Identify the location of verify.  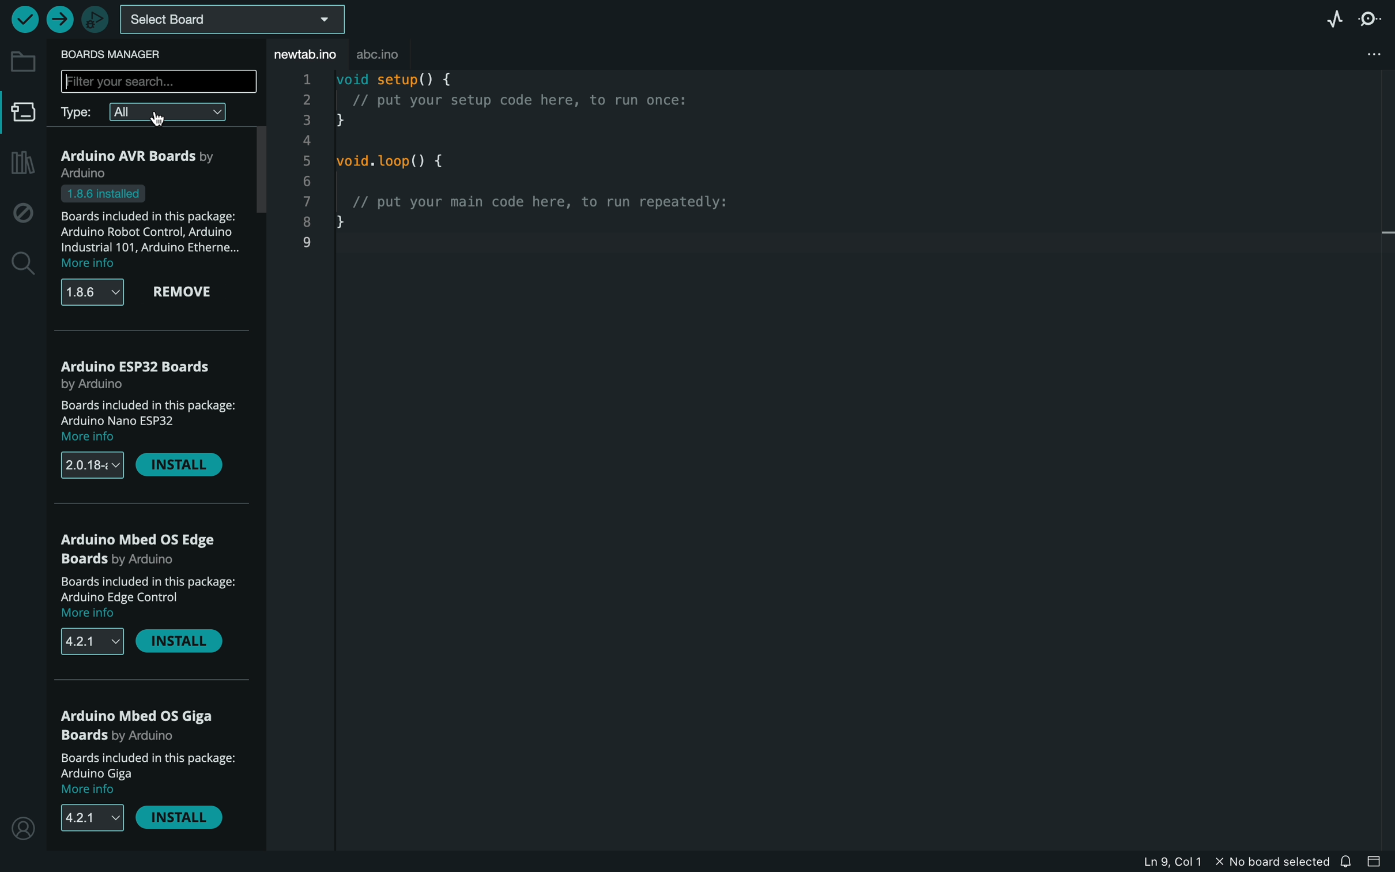
(24, 19).